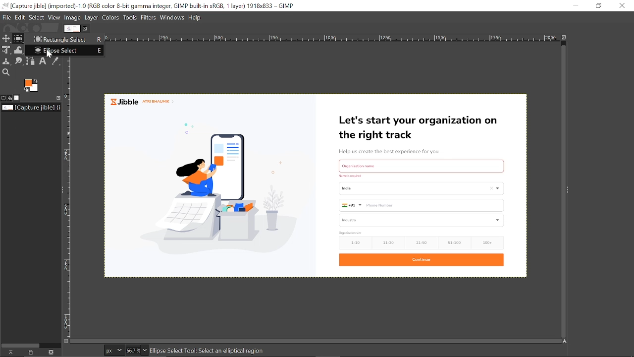 The width and height of the screenshot is (634, 357). Describe the element at coordinates (57, 56) in the screenshot. I see `cursor` at that location.